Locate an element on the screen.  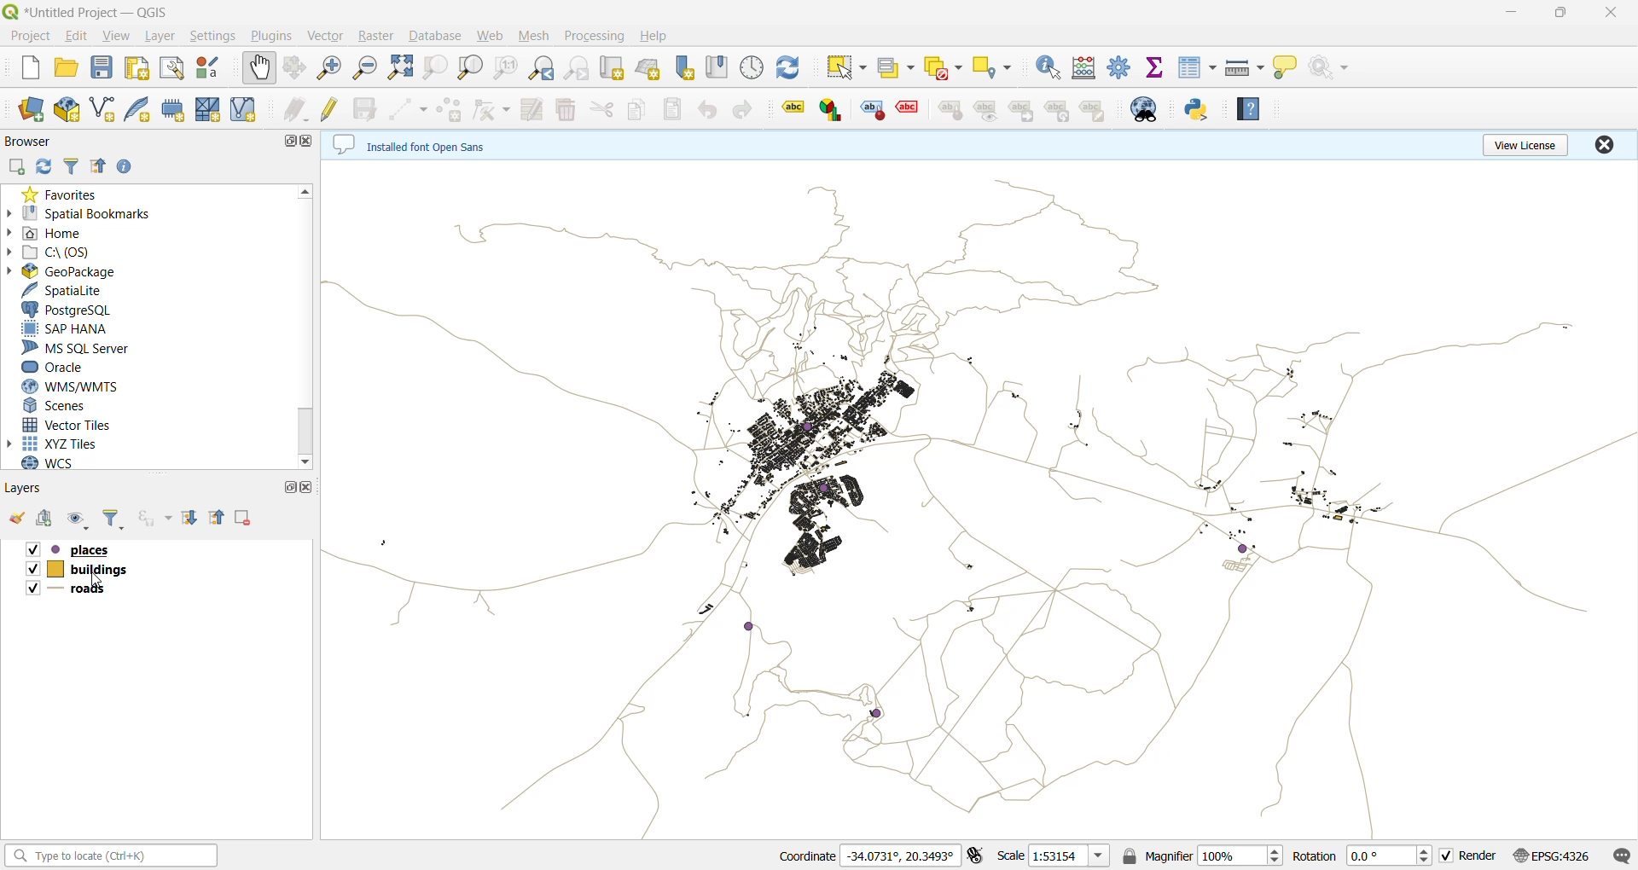
ms sql server is located at coordinates (77, 350).